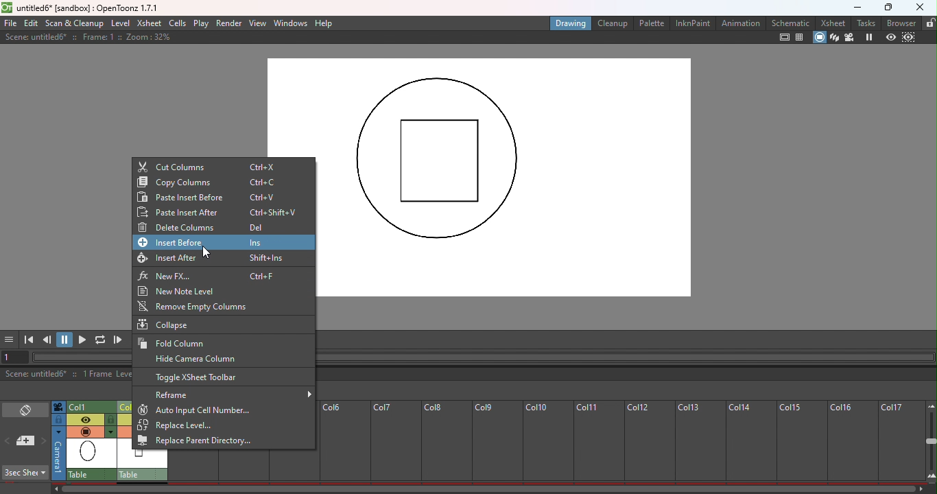 The height and width of the screenshot is (494, 937). Describe the element at coordinates (203, 23) in the screenshot. I see `Play` at that location.